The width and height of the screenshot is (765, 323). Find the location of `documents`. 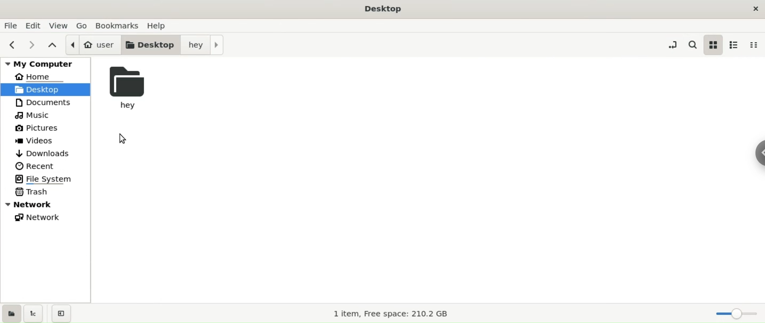

documents is located at coordinates (51, 103).